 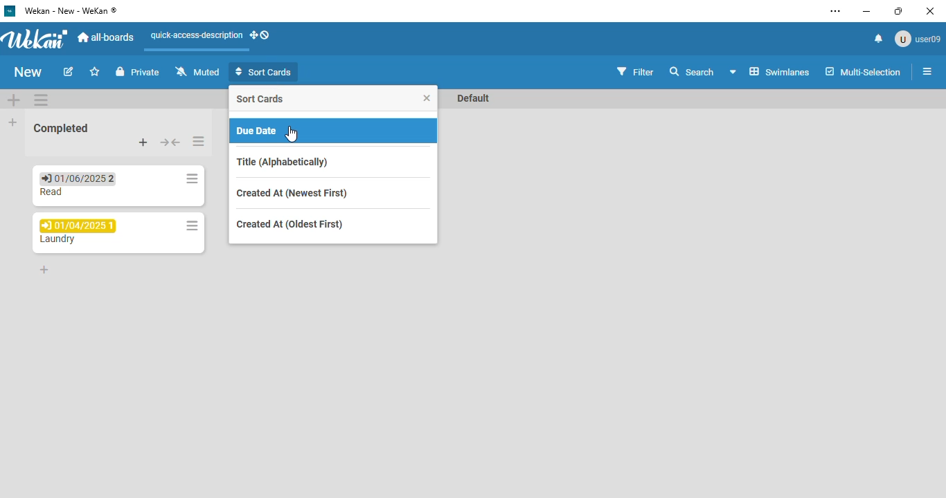 What do you see at coordinates (42, 99) in the screenshot?
I see `swimlane actions` at bounding box center [42, 99].